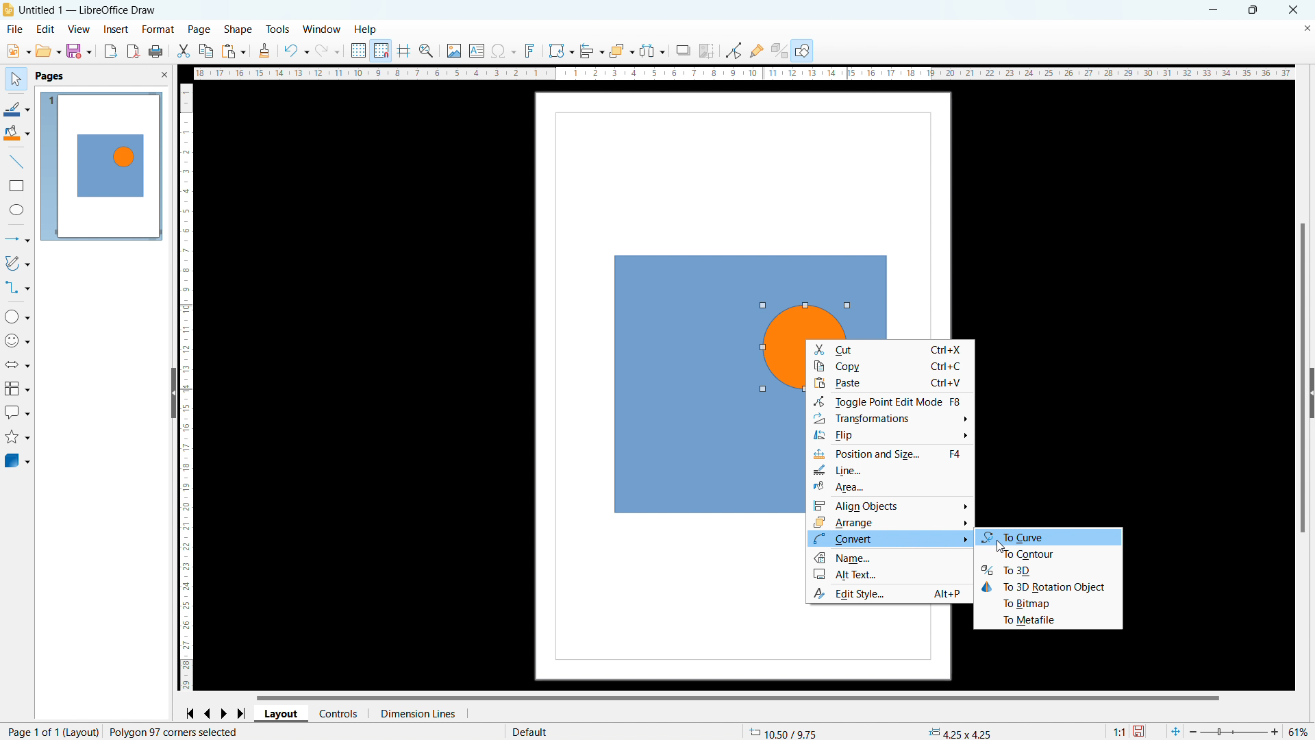 The image size is (1315, 740). What do you see at coordinates (1306, 27) in the screenshot?
I see `close document` at bounding box center [1306, 27].